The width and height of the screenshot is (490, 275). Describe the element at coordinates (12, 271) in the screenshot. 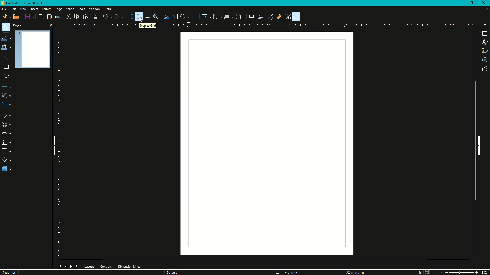

I see `Page 1 out of 1` at that location.